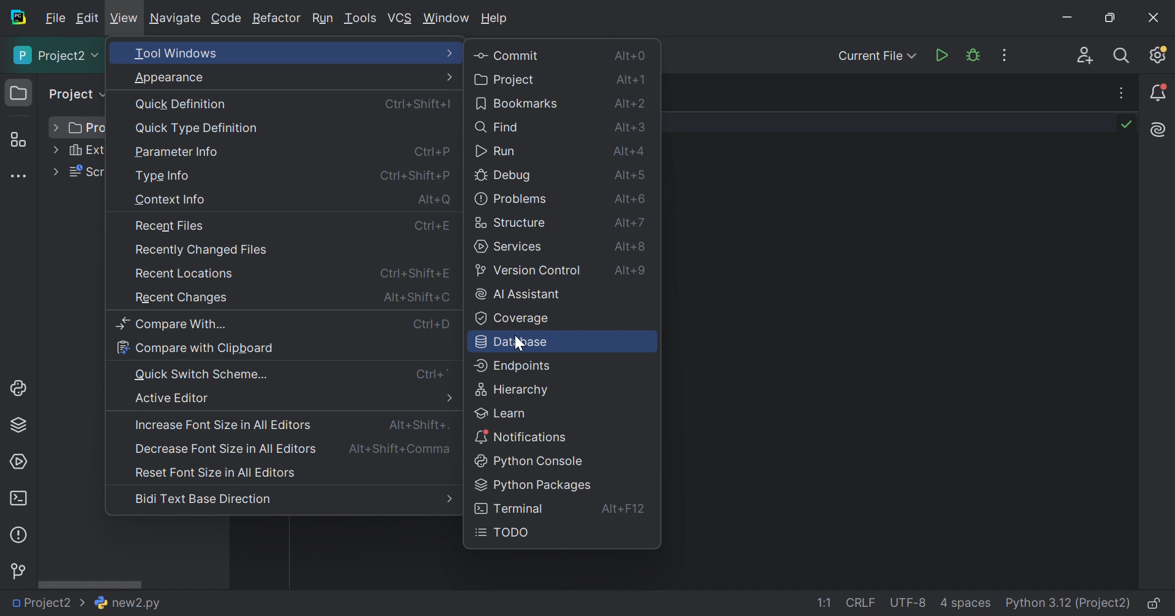 This screenshot has height=616, width=1175. I want to click on Make file read-only, so click(1155, 604).